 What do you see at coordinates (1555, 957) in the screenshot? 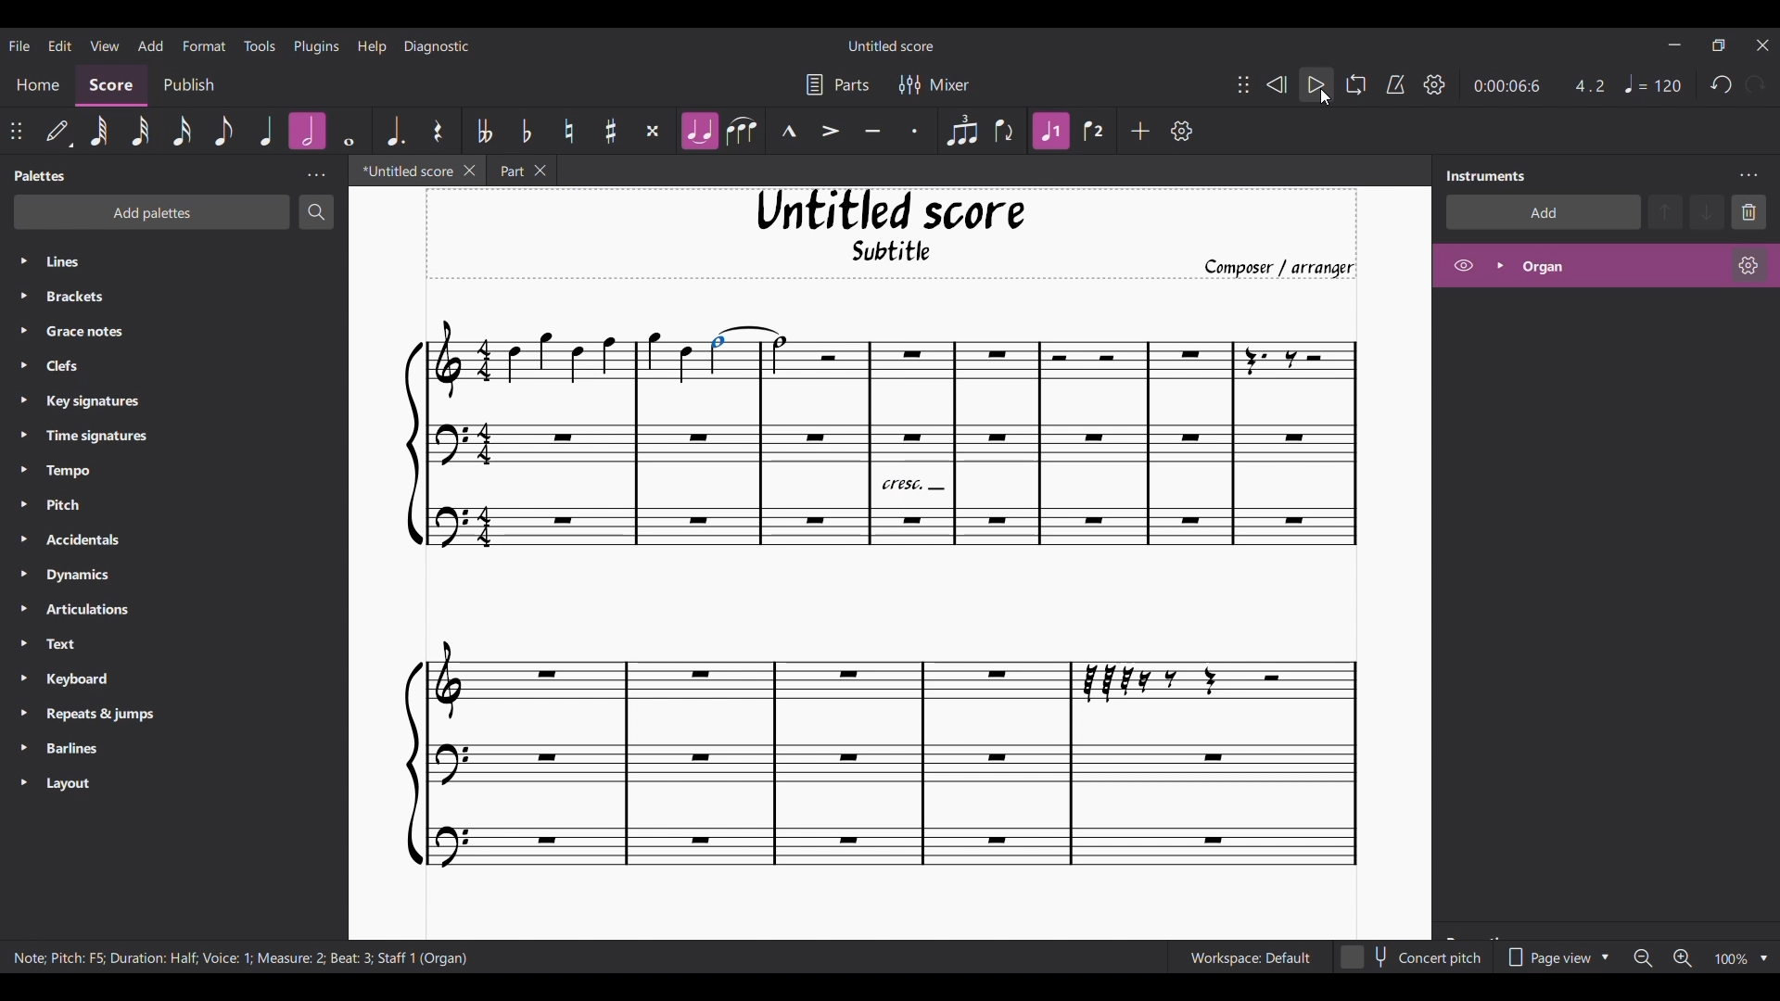
I see `Page view options` at bounding box center [1555, 957].